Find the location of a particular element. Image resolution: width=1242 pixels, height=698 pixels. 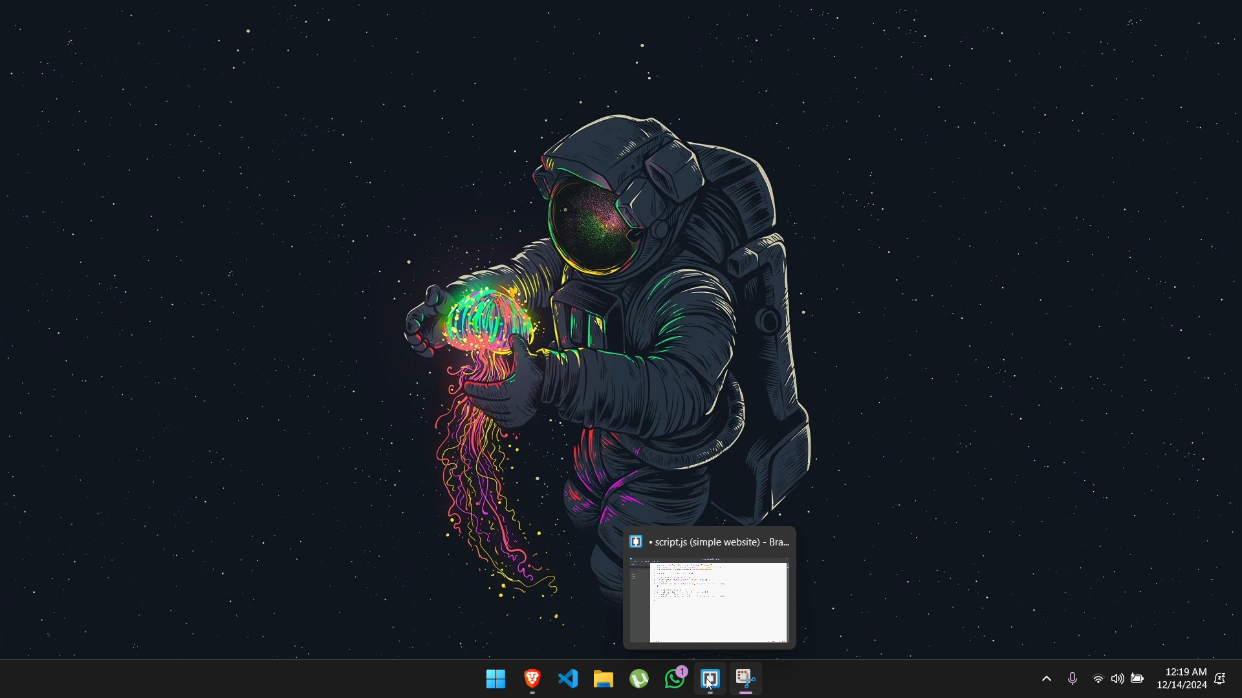

12/14/2024 is located at coordinates (1182, 686).